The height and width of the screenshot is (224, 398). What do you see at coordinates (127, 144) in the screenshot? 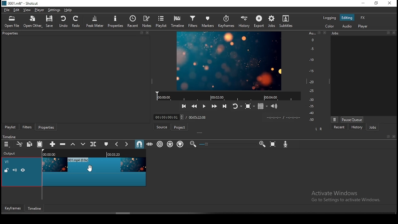
I see `next marker` at bounding box center [127, 144].